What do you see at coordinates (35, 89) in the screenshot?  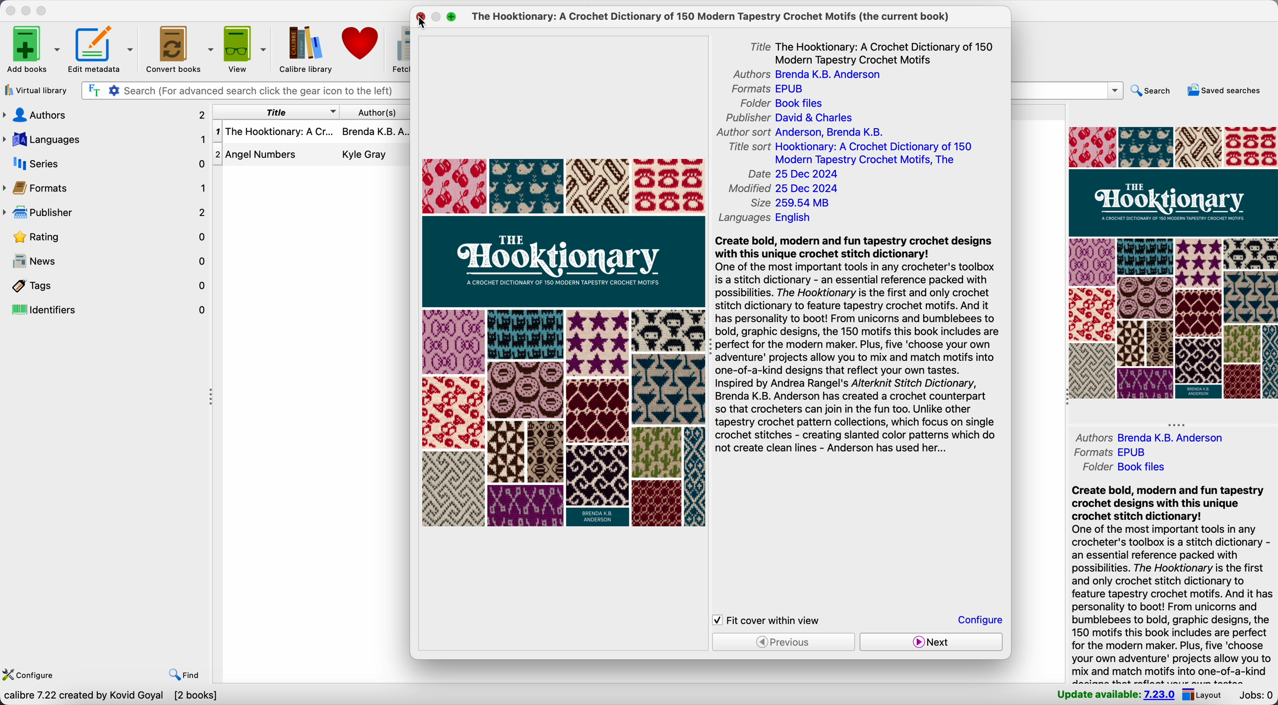 I see `virtual library` at bounding box center [35, 89].